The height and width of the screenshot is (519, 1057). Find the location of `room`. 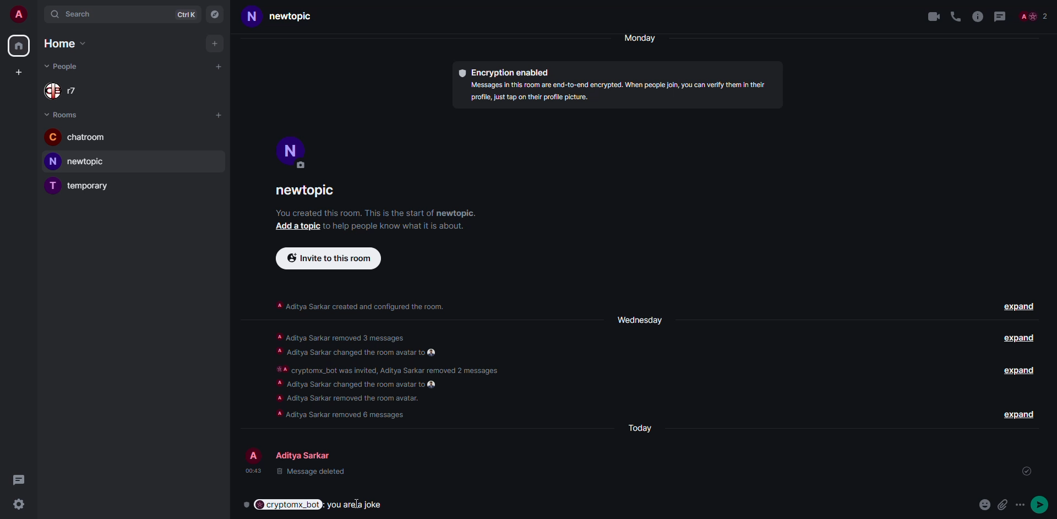

room is located at coordinates (309, 192).